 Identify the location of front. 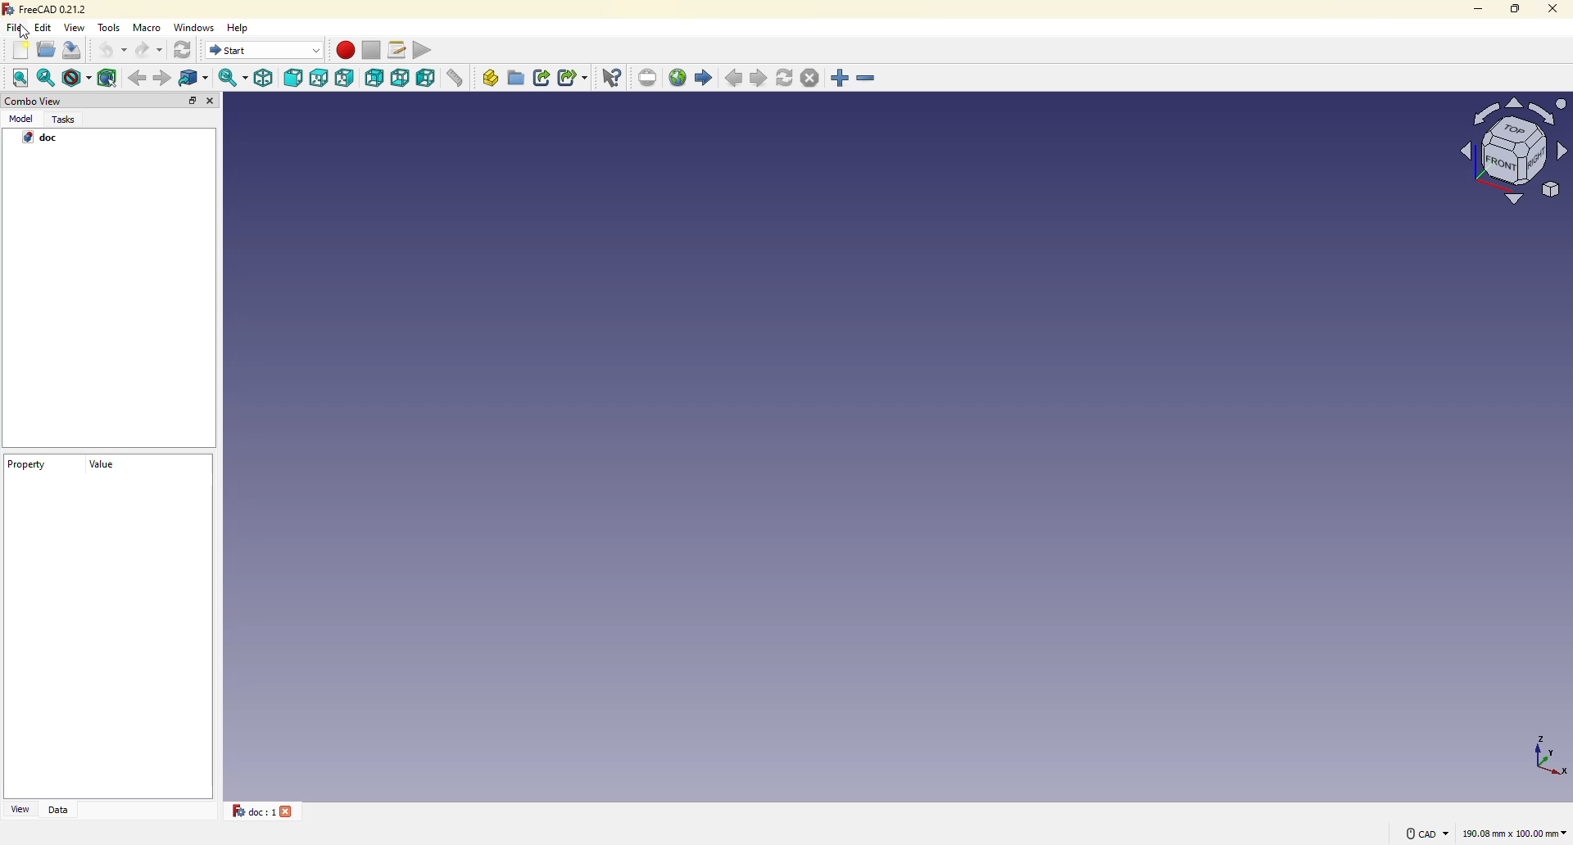
(294, 79).